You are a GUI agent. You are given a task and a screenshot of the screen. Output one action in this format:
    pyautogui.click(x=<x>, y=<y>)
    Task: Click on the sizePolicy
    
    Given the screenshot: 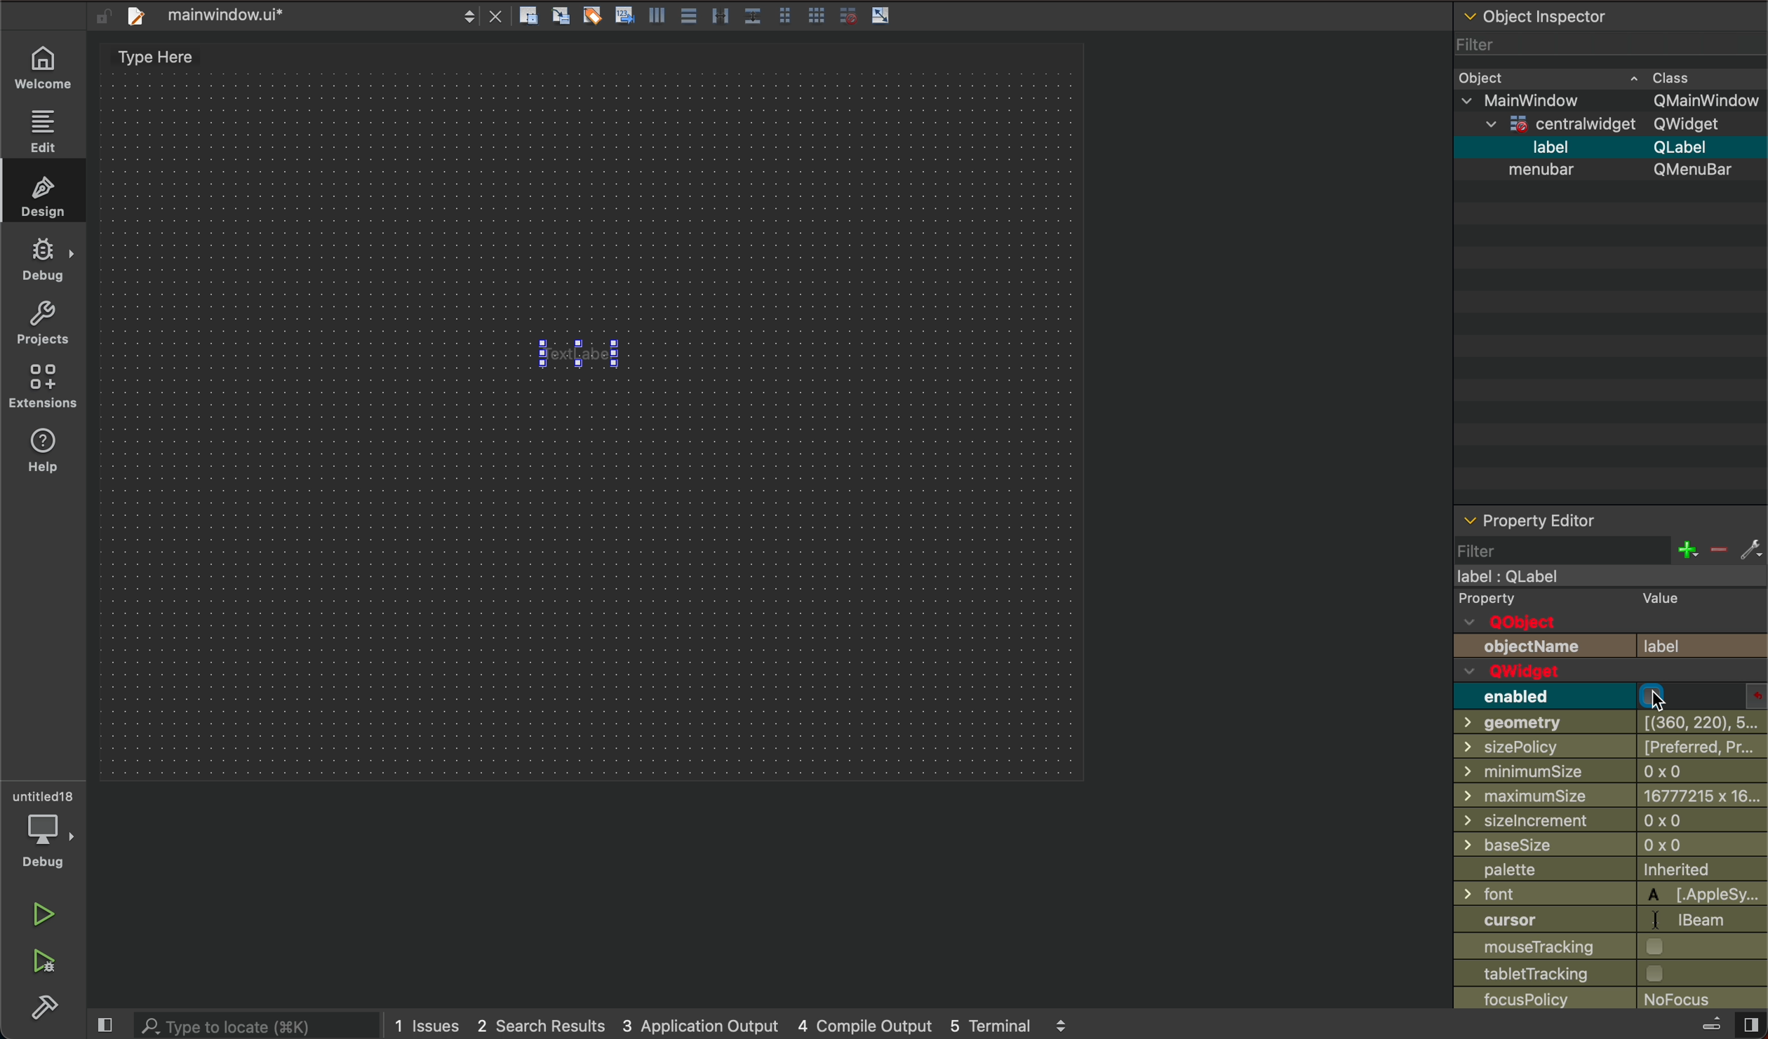 What is the action you would take?
    pyautogui.click(x=1538, y=747)
    